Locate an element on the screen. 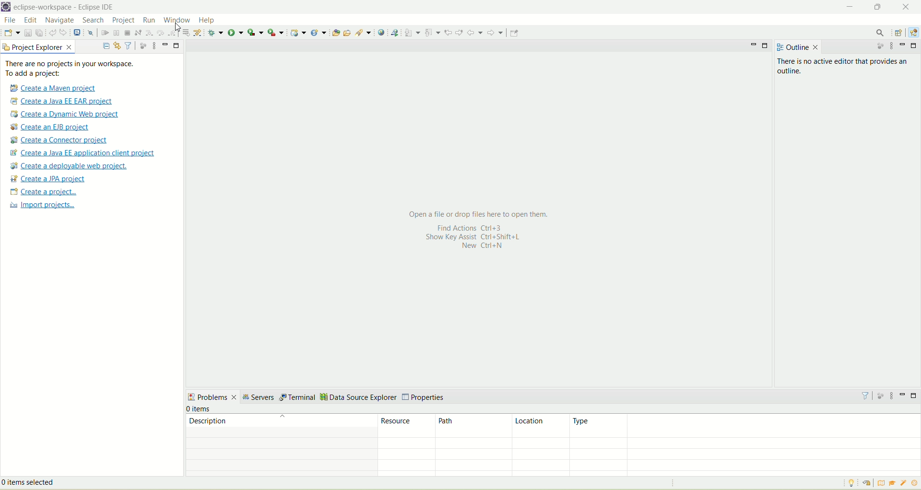  minimize is located at coordinates (752, 45).